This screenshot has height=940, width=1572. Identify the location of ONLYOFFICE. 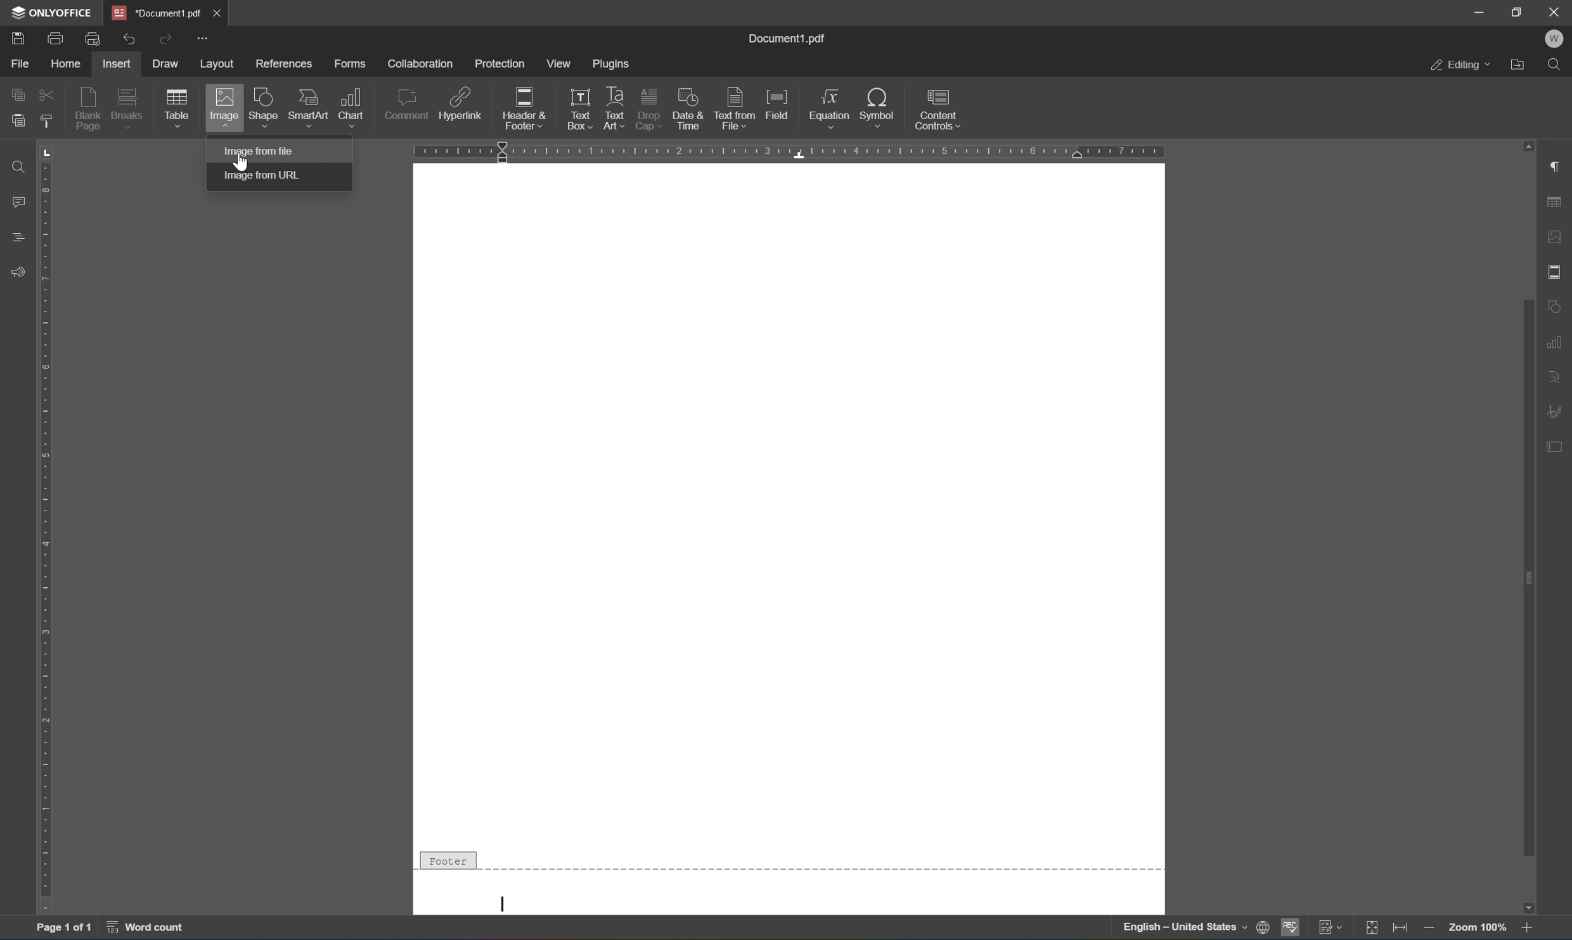
(51, 13).